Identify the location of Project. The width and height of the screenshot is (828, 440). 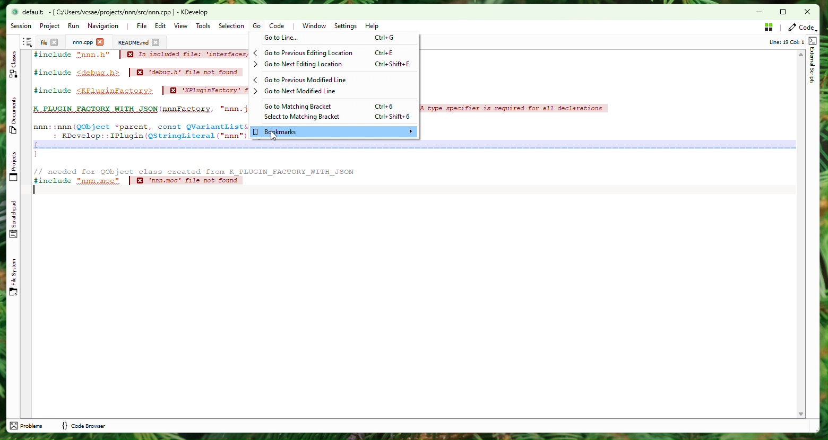
(82, 42).